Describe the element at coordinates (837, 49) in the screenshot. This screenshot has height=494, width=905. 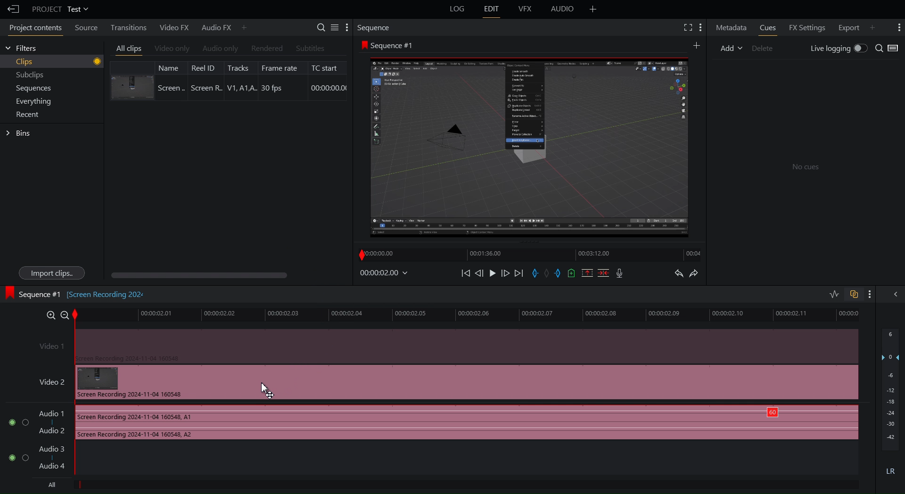
I see `Live Logging` at that location.